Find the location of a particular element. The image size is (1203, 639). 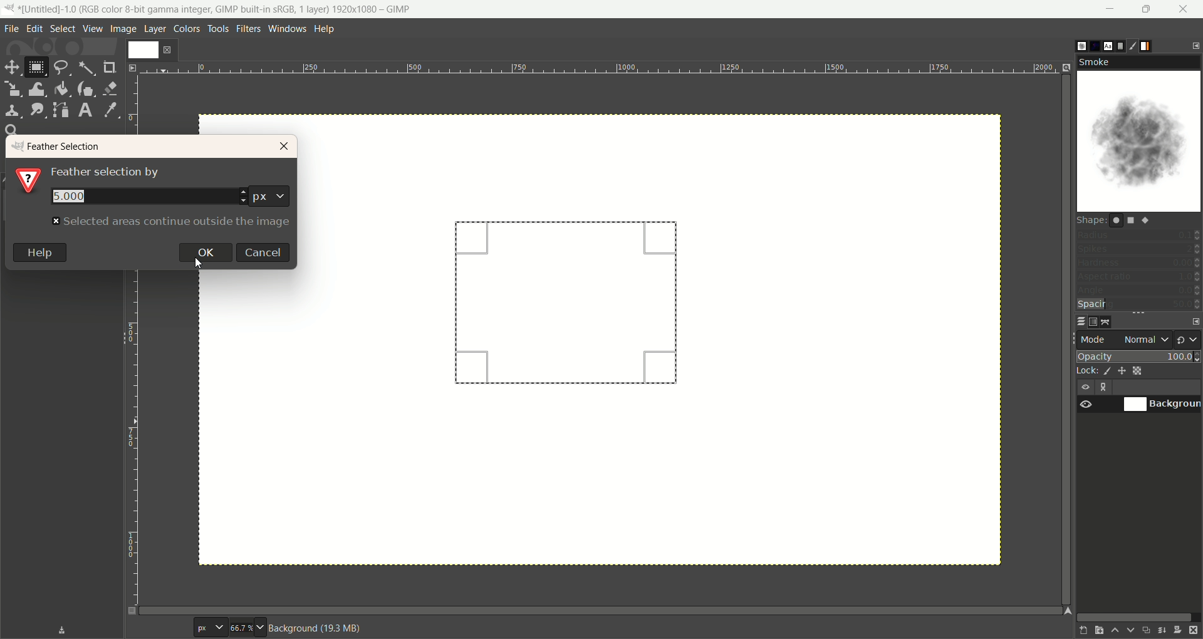

tools is located at coordinates (218, 28).